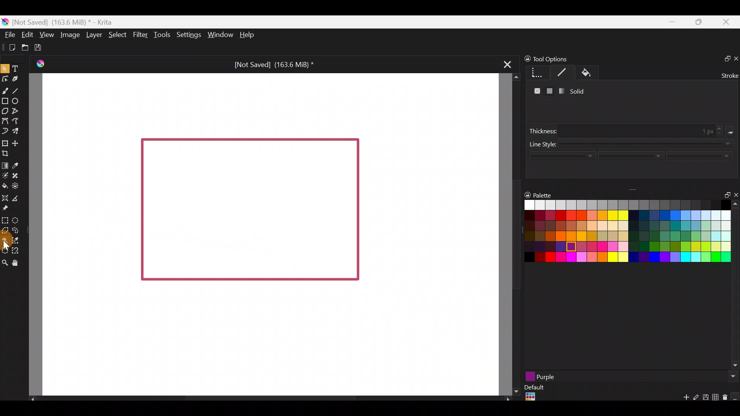 The width and height of the screenshot is (740, 416). What do you see at coordinates (590, 72) in the screenshot?
I see `Fill` at bounding box center [590, 72].